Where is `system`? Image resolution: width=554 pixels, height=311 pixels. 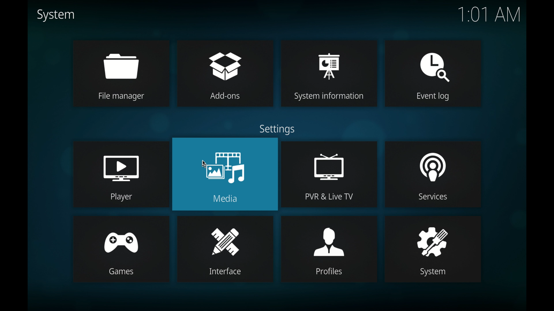 system is located at coordinates (432, 238).